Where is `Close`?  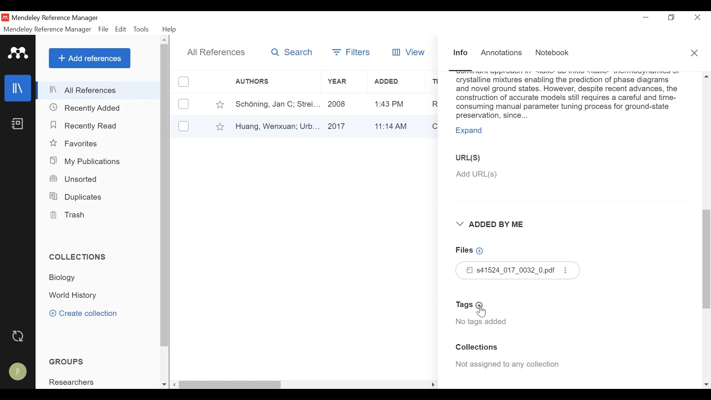 Close is located at coordinates (695, 53).